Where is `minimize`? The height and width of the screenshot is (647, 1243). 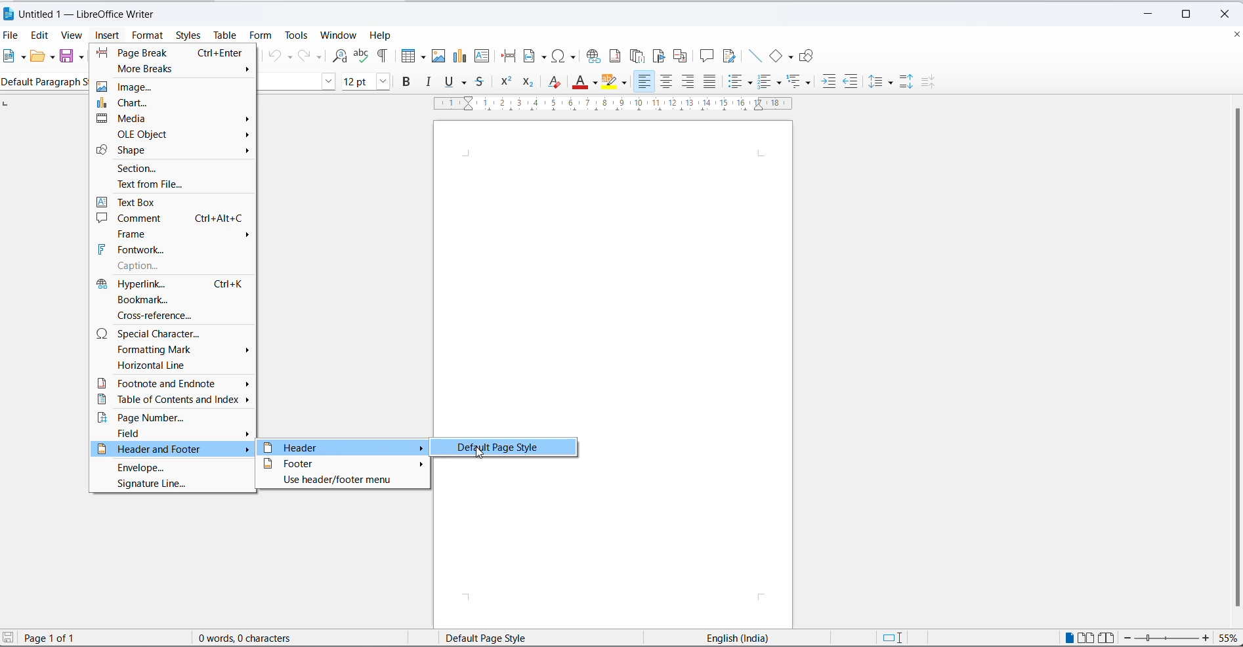 minimize is located at coordinates (1145, 14).